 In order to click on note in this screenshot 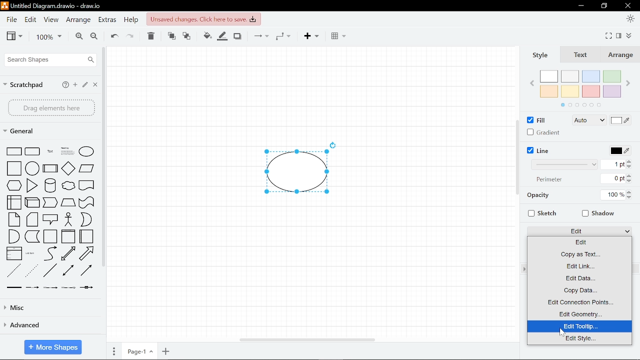, I will do `click(14, 219)`.